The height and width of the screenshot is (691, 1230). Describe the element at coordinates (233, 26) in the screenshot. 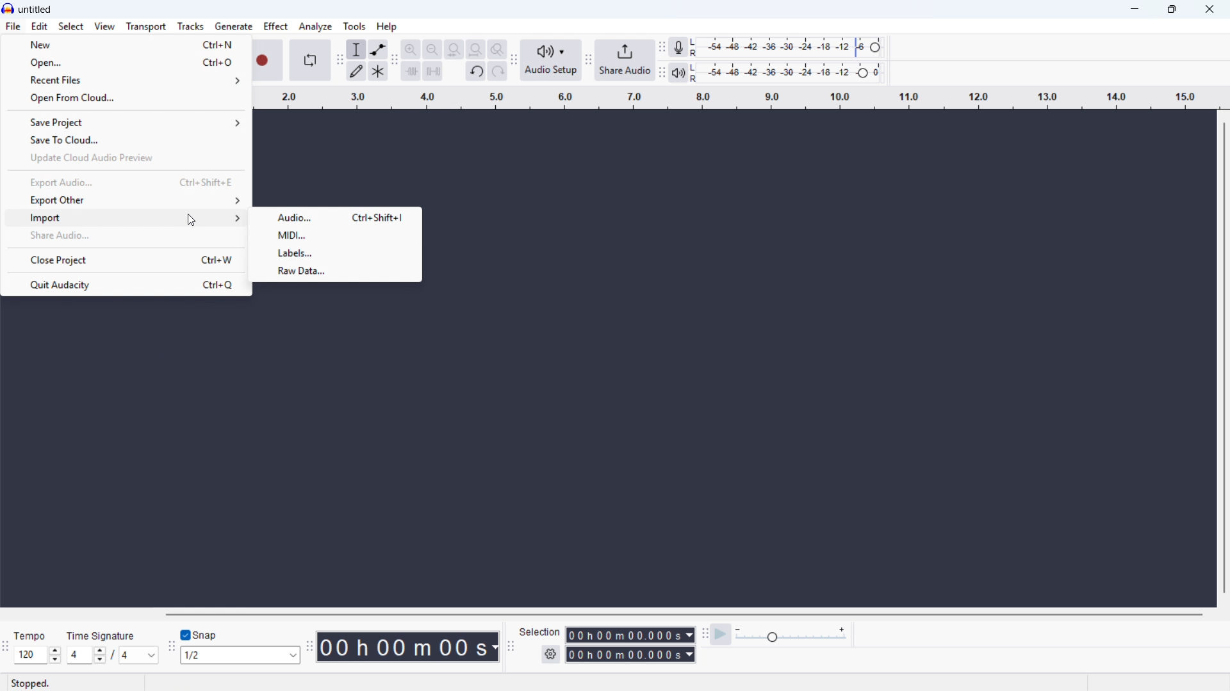

I see `Generate ` at that location.